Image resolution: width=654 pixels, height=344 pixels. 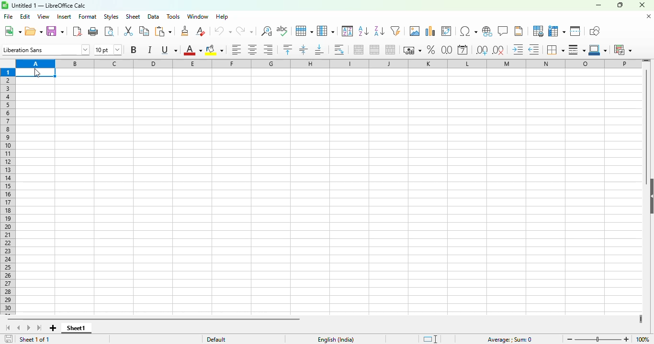 What do you see at coordinates (598, 50) in the screenshot?
I see `border color` at bounding box center [598, 50].